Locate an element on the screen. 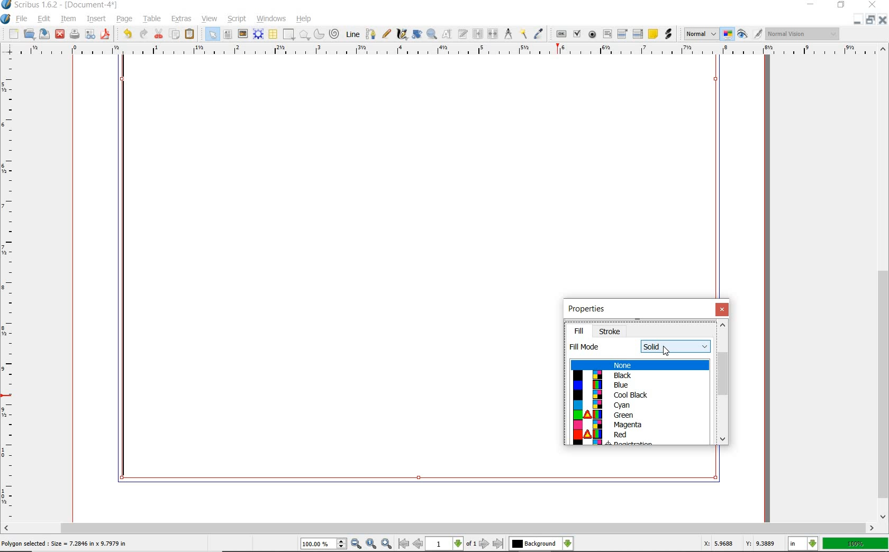  text frame is located at coordinates (228, 35).